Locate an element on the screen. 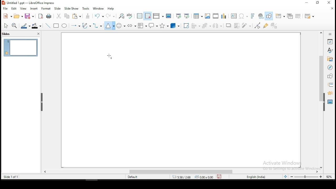 This screenshot has height=189, width=336. lines and arrows is located at coordinates (76, 26).